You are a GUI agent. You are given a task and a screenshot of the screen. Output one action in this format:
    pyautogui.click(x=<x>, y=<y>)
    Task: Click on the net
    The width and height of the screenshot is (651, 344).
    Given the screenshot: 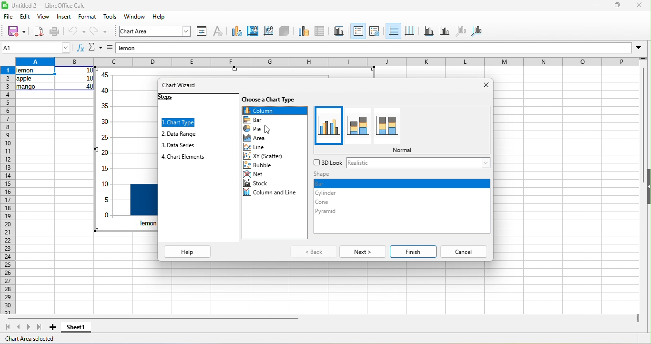 What is the action you would take?
    pyautogui.click(x=255, y=174)
    